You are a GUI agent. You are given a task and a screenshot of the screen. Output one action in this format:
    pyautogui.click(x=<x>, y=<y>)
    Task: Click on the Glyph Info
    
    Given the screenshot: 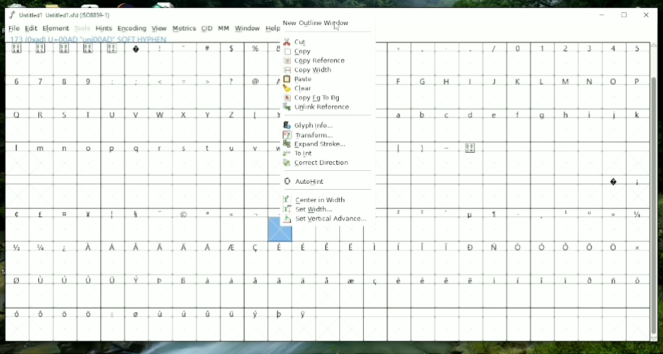 What is the action you would take?
    pyautogui.click(x=313, y=125)
    